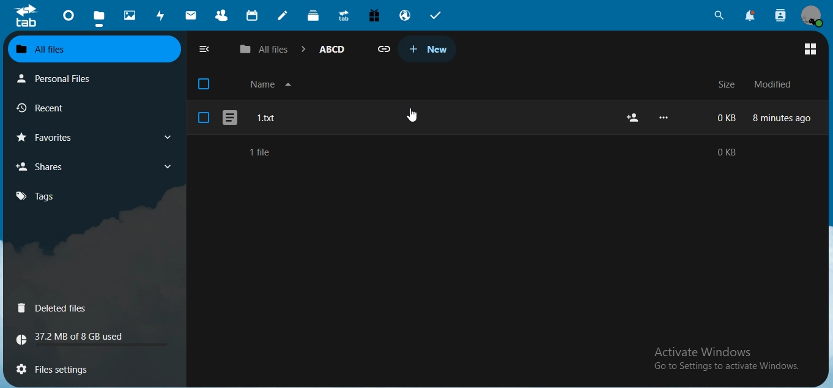 The image size is (833, 388). I want to click on 1.txt, so click(299, 118).